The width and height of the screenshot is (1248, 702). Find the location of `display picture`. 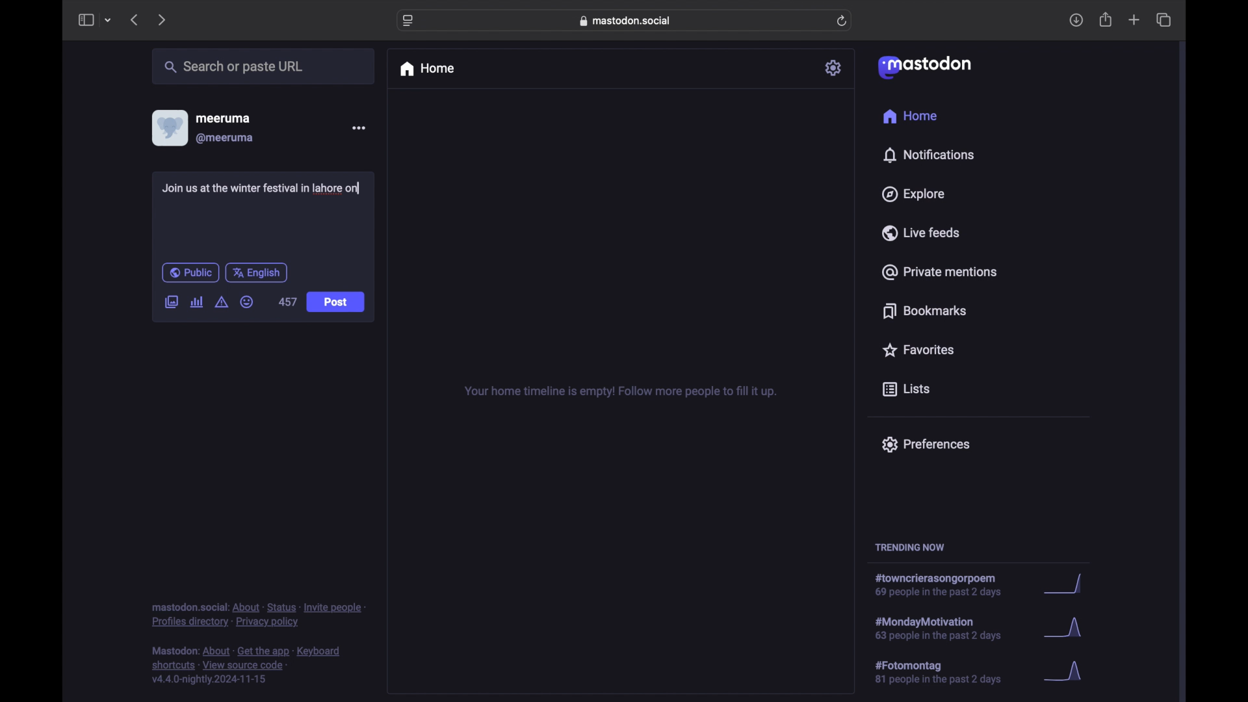

display picture is located at coordinates (168, 127).